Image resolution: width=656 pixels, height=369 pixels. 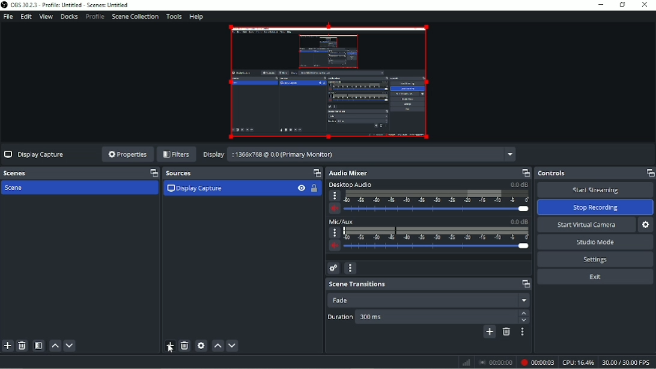 What do you see at coordinates (26, 16) in the screenshot?
I see `Edit` at bounding box center [26, 16].